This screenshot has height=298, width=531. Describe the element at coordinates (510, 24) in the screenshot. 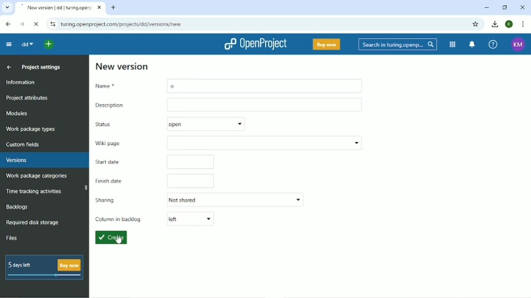

I see `Account` at that location.